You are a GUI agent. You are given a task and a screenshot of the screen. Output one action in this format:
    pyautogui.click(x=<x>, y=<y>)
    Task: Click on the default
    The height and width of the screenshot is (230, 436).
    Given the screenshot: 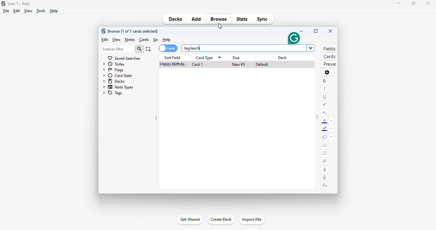 What is the action you would take?
    pyautogui.click(x=262, y=65)
    